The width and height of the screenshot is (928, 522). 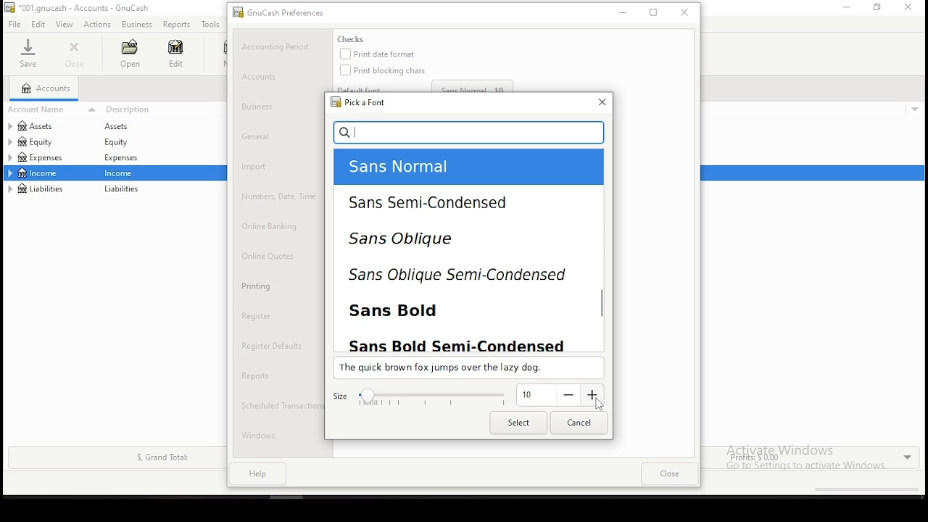 What do you see at coordinates (39, 24) in the screenshot?
I see `edits` at bounding box center [39, 24].